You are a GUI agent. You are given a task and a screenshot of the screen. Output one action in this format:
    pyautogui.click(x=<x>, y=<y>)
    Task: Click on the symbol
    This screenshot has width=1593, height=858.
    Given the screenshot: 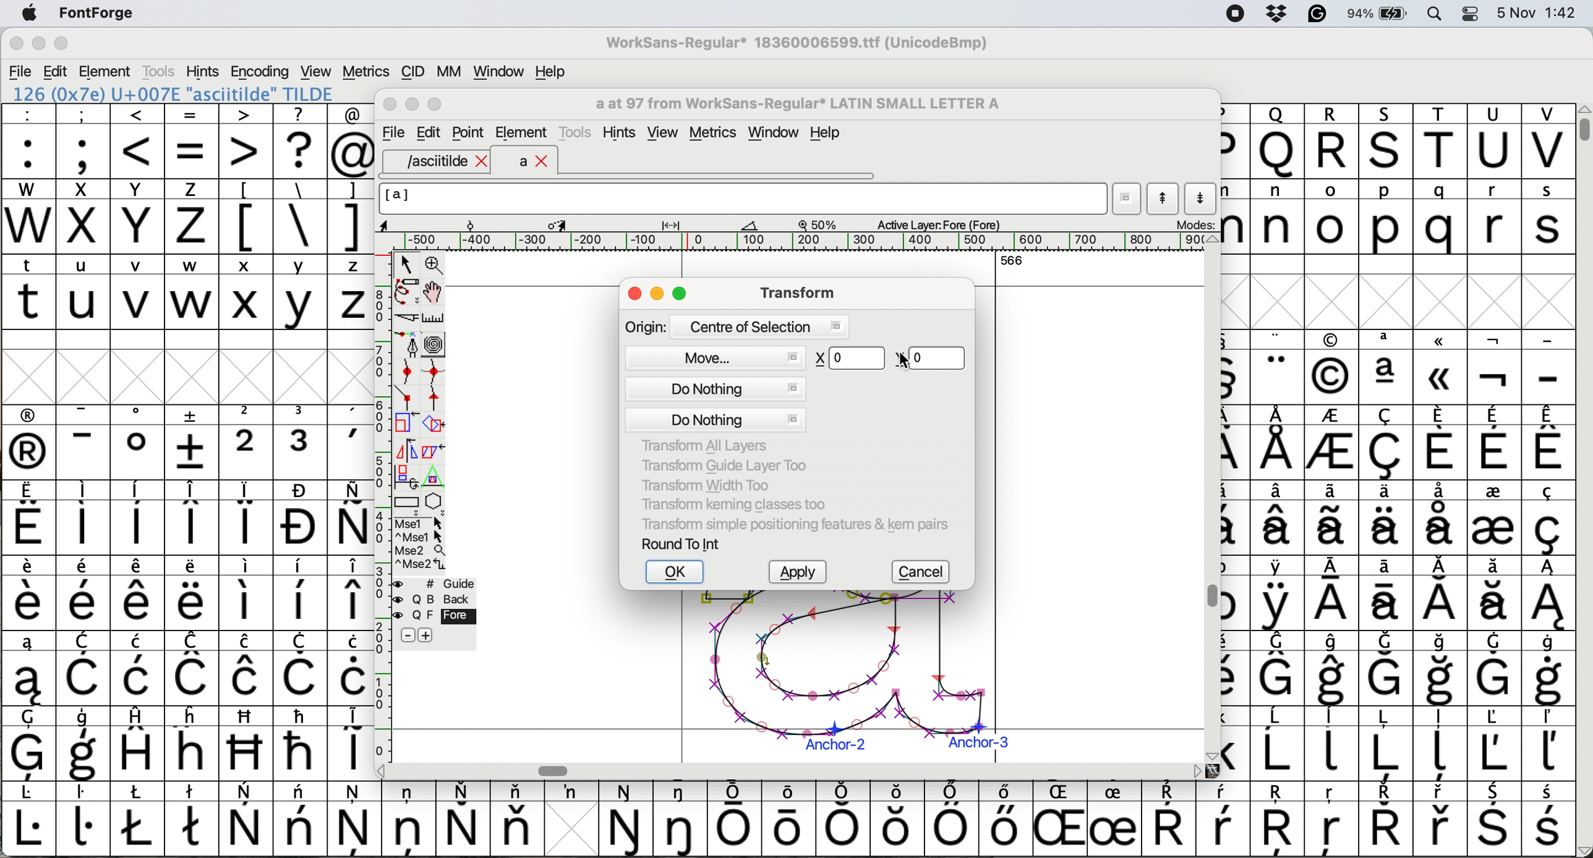 What is the action you would take?
    pyautogui.click(x=247, y=592)
    